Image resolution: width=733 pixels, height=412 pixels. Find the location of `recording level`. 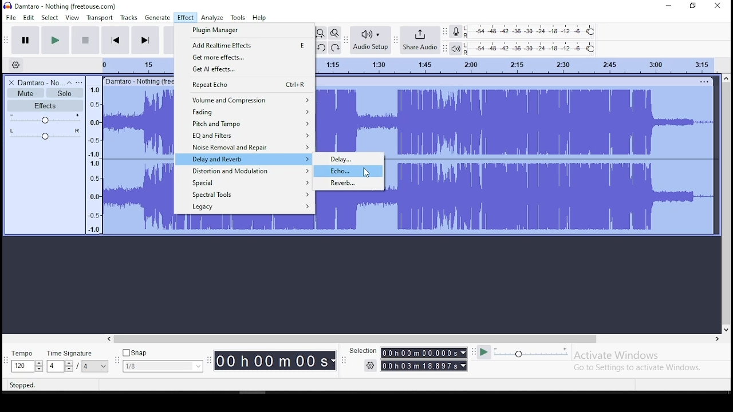

recording level is located at coordinates (530, 31).